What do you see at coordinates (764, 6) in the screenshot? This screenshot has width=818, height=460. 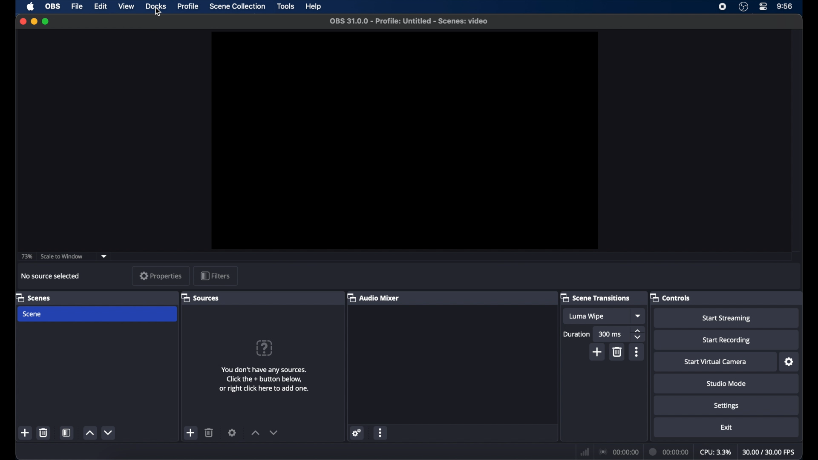 I see `control center` at bounding box center [764, 6].